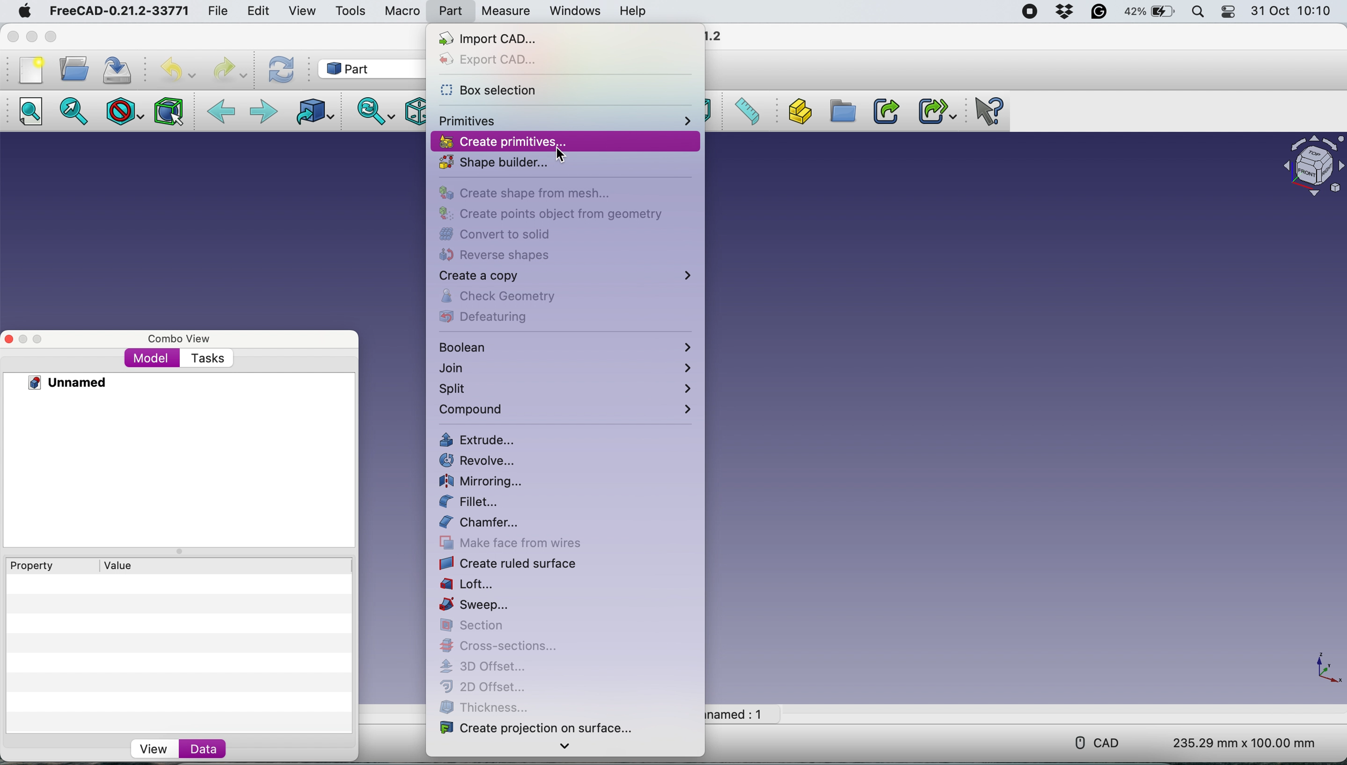  What do you see at coordinates (412, 111) in the screenshot?
I see `Isometric` at bounding box center [412, 111].